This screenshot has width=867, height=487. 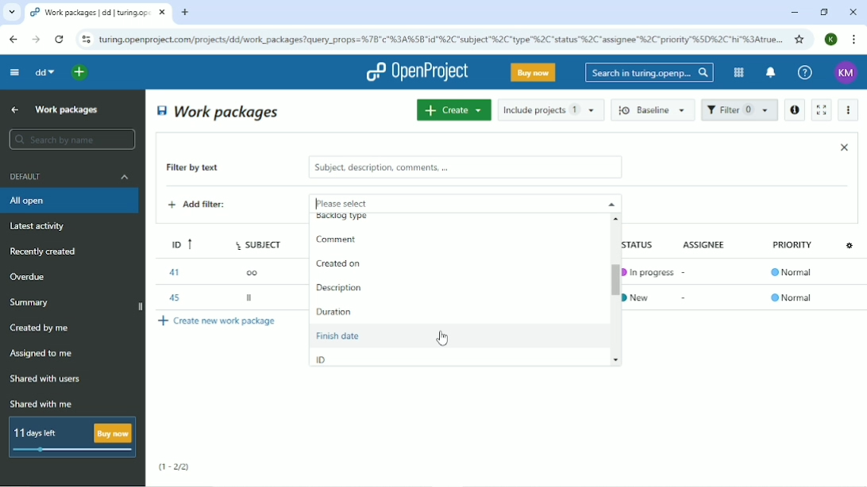 What do you see at coordinates (334, 241) in the screenshot?
I see `Comment` at bounding box center [334, 241].